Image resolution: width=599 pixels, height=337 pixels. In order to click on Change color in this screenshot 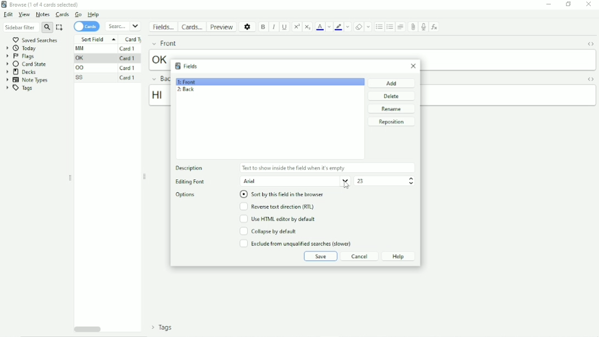, I will do `click(329, 27)`.